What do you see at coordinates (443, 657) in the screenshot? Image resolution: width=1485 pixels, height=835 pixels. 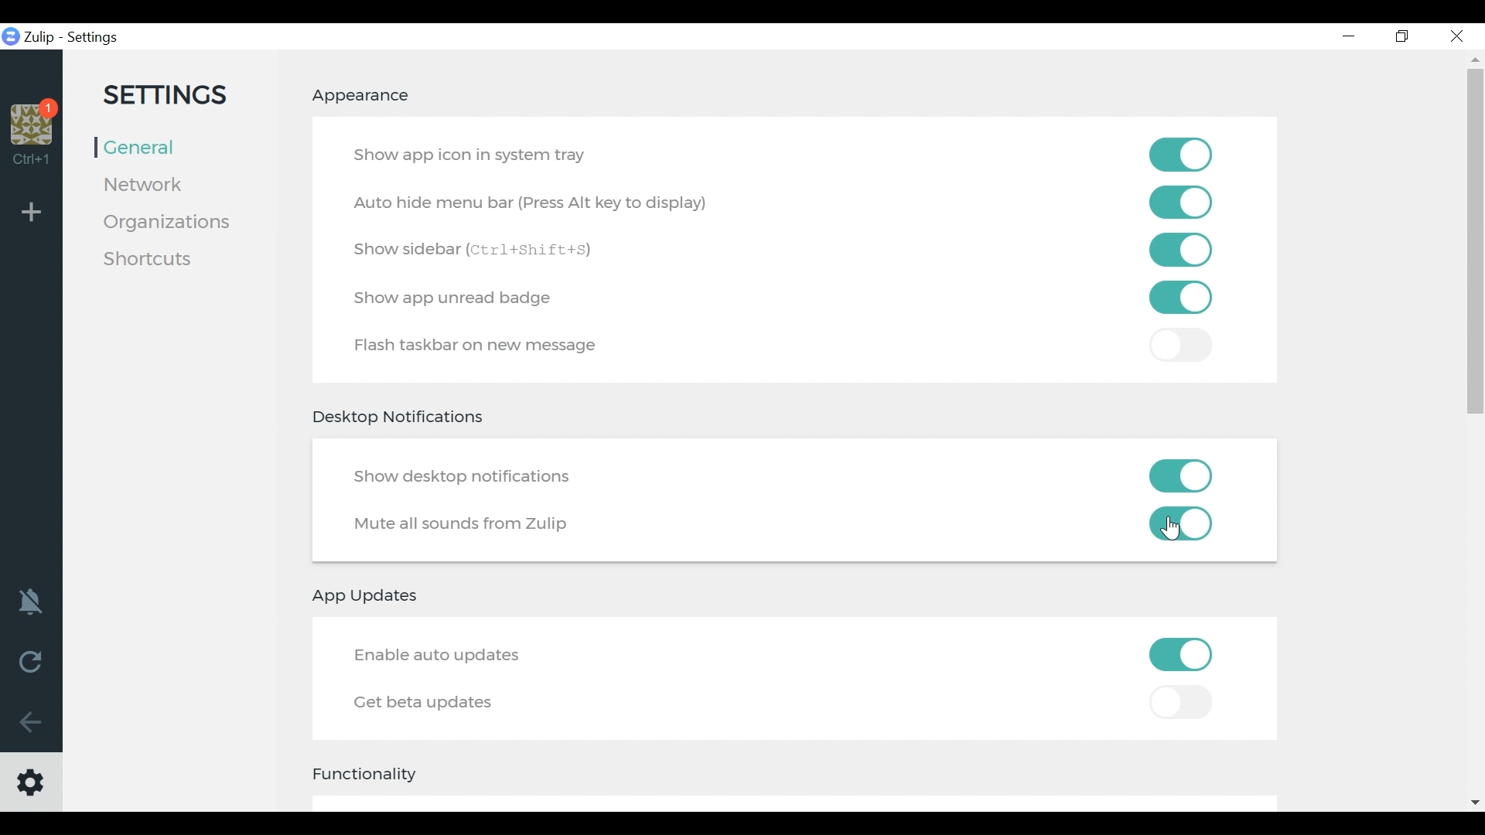 I see `Enable auto update` at bounding box center [443, 657].